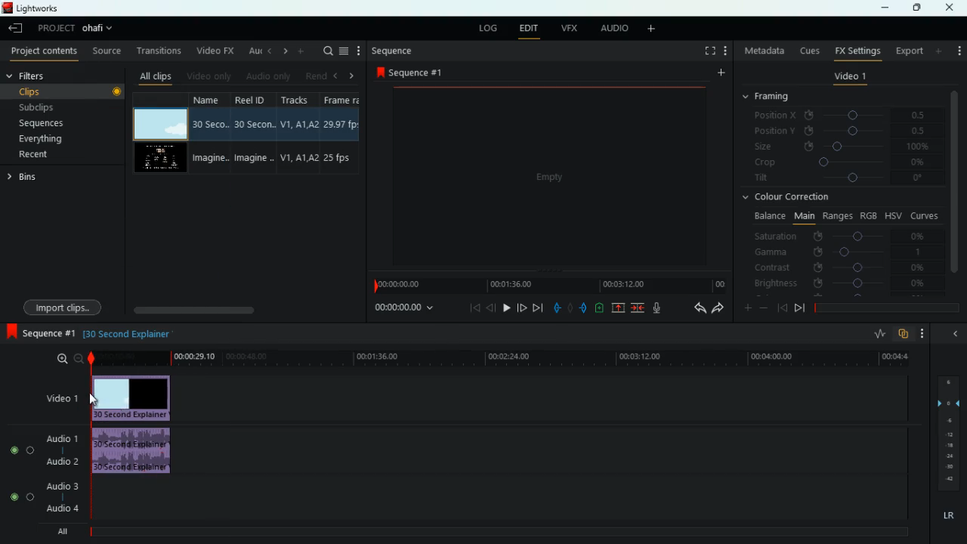  Describe the element at coordinates (62, 508) in the screenshot. I see `audio 4` at that location.